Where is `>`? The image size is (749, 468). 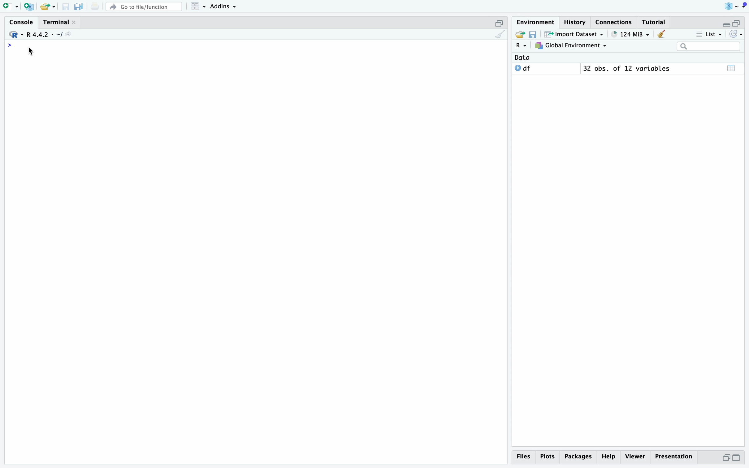 > is located at coordinates (10, 45).